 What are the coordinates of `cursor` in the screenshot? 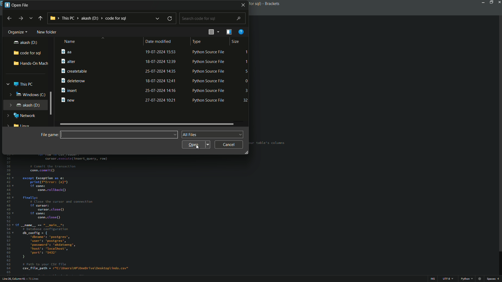 It's located at (198, 149).